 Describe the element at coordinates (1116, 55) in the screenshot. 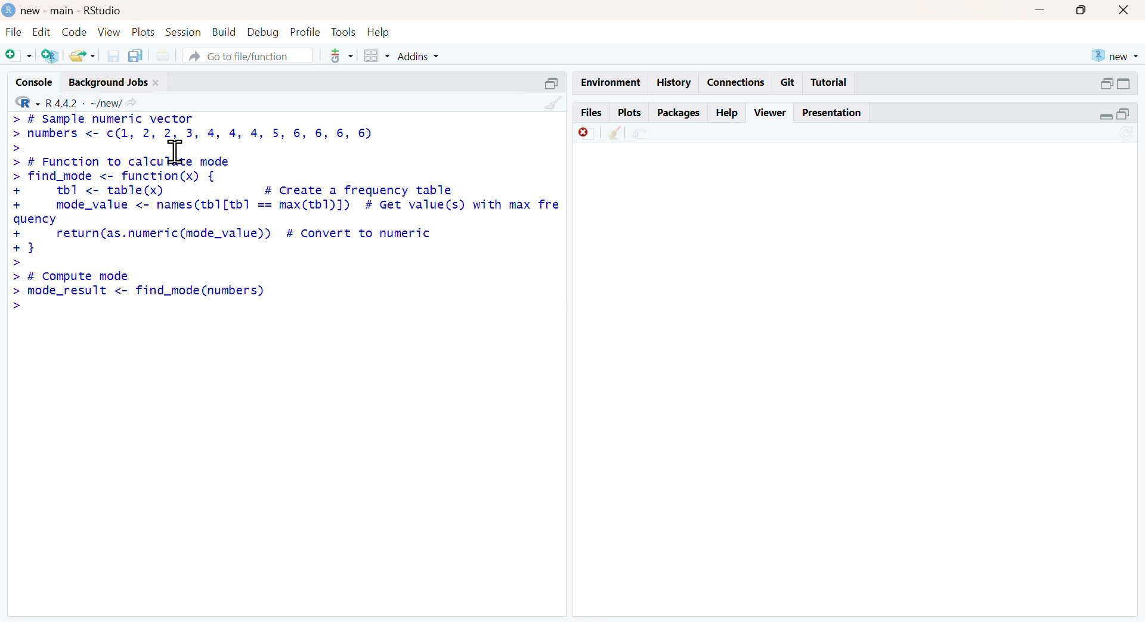

I see `new` at that location.